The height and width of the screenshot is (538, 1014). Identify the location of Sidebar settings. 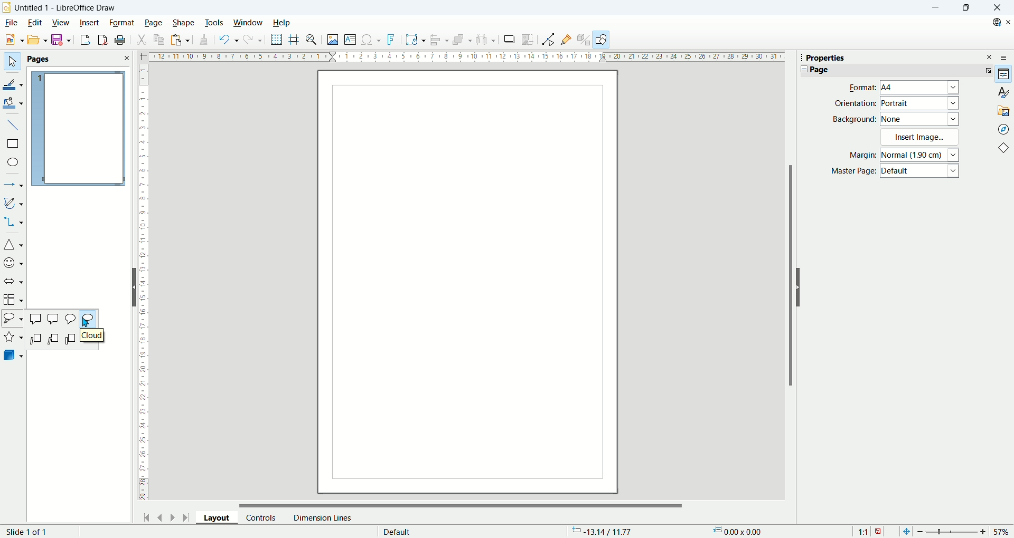
(1007, 57).